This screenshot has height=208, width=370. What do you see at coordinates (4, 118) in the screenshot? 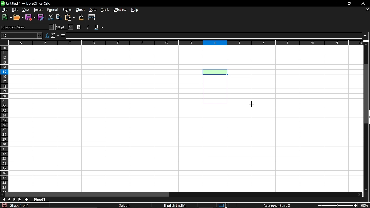
I see `Rows` at bounding box center [4, 118].